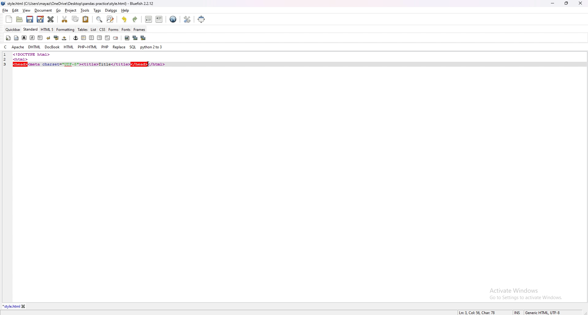 This screenshot has height=315, width=588. I want to click on line number, so click(5, 55).